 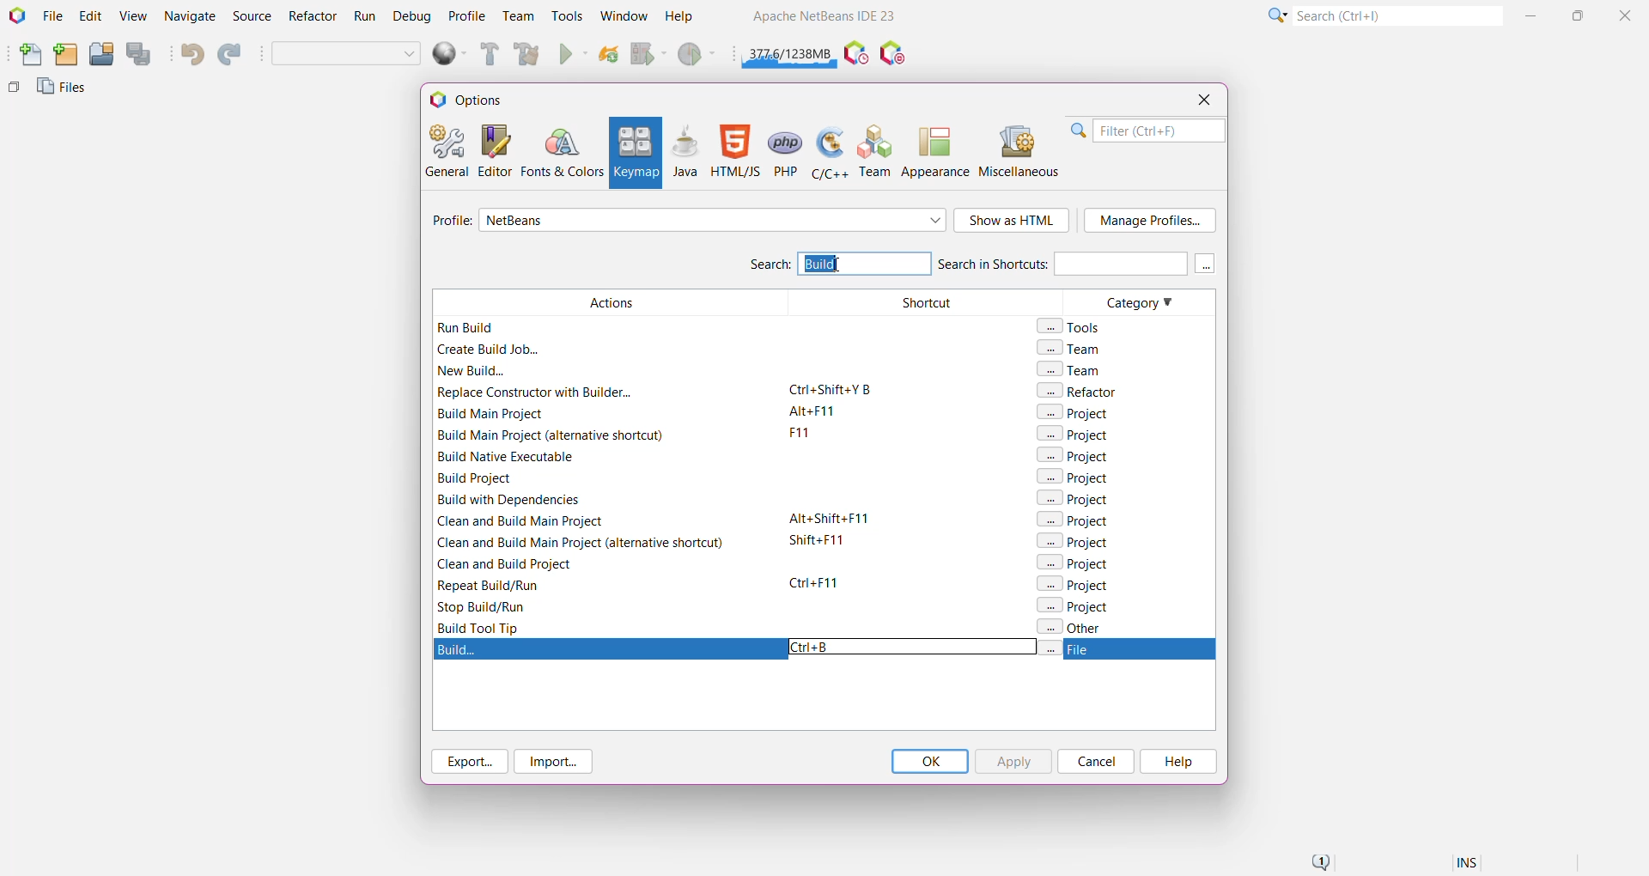 What do you see at coordinates (90, 17) in the screenshot?
I see `Edit` at bounding box center [90, 17].